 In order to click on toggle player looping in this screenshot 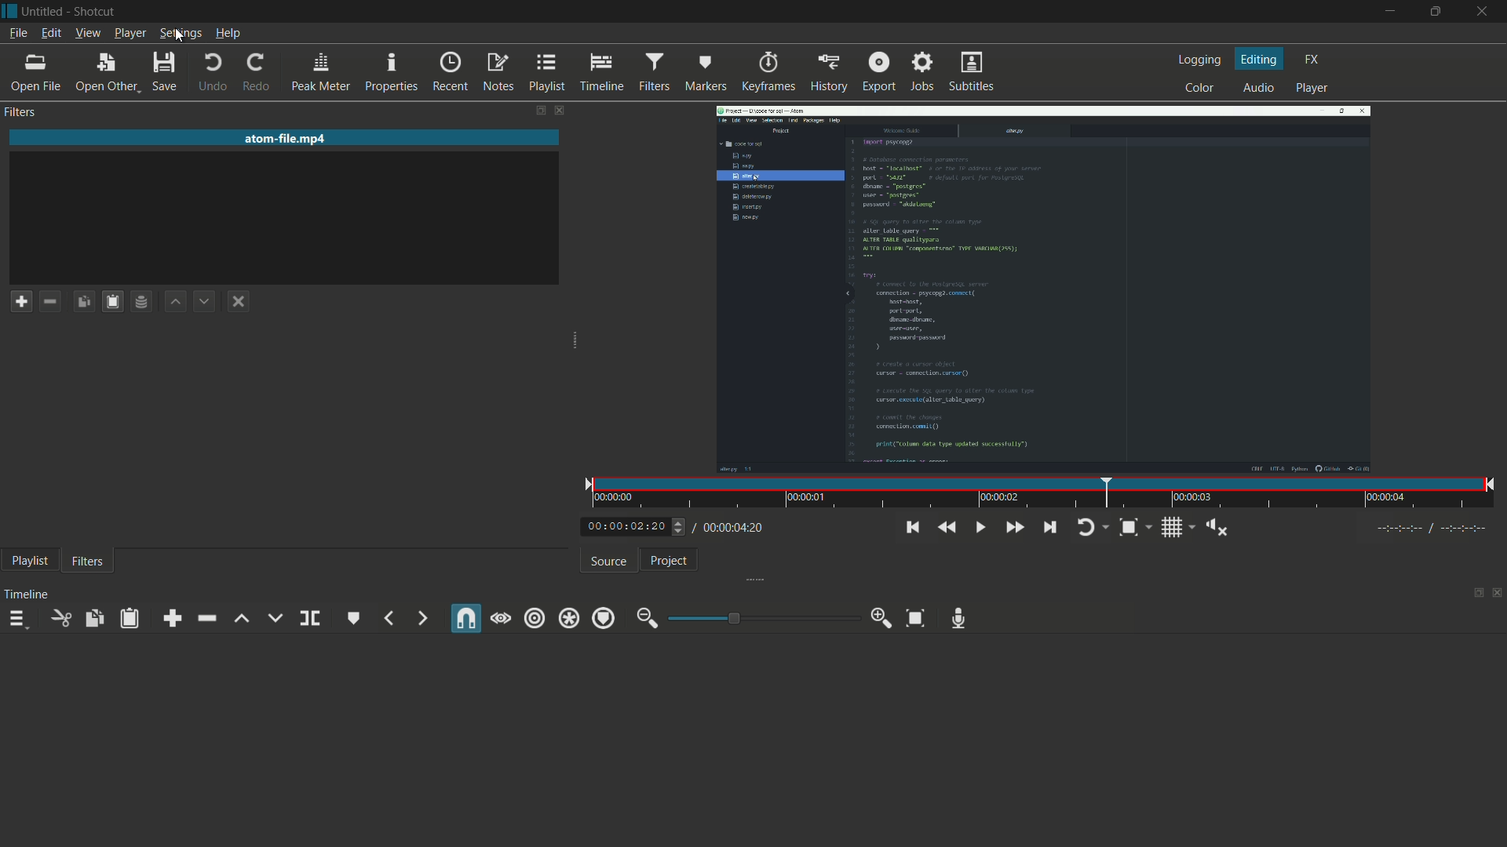, I will do `click(1092, 527)`.